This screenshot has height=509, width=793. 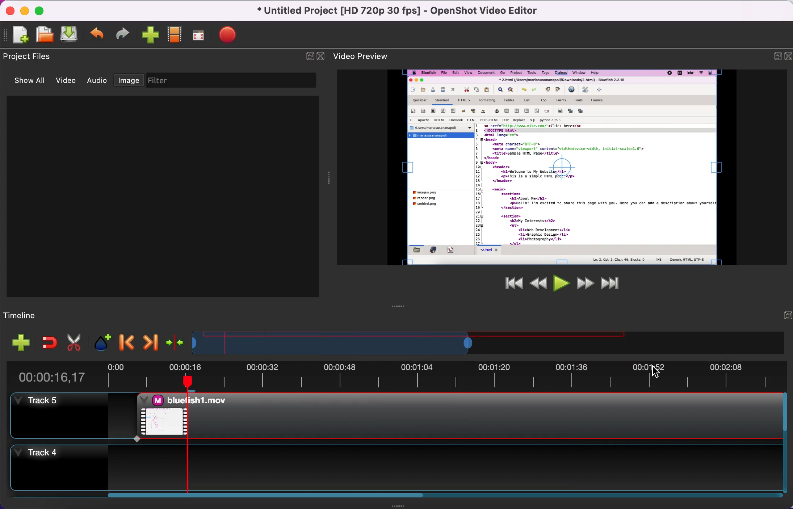 I want to click on expand/hide, so click(x=306, y=56).